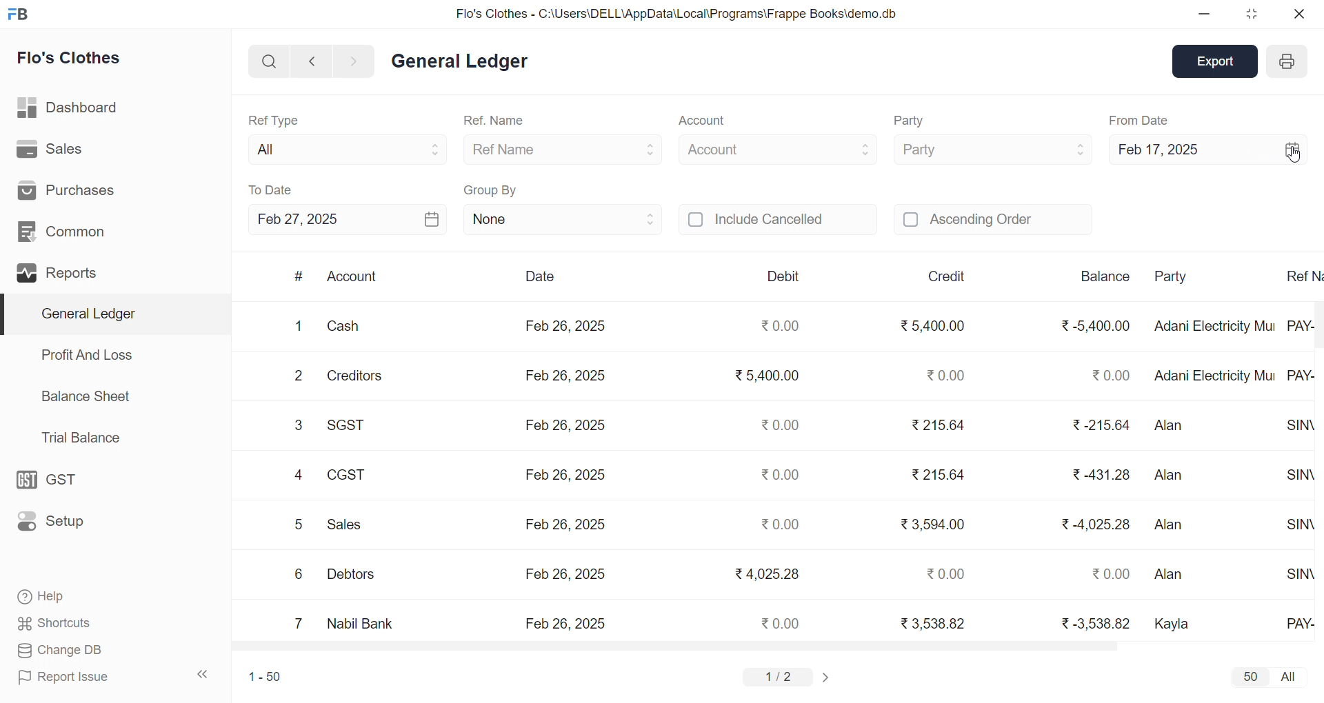  What do you see at coordinates (353, 278) in the screenshot?
I see `Account` at bounding box center [353, 278].